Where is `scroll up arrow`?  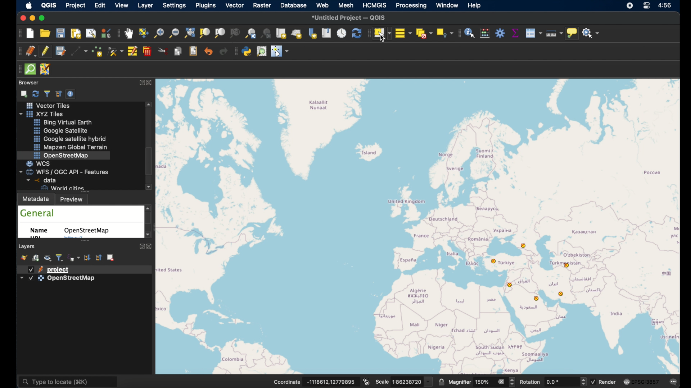 scroll up arrow is located at coordinates (149, 207).